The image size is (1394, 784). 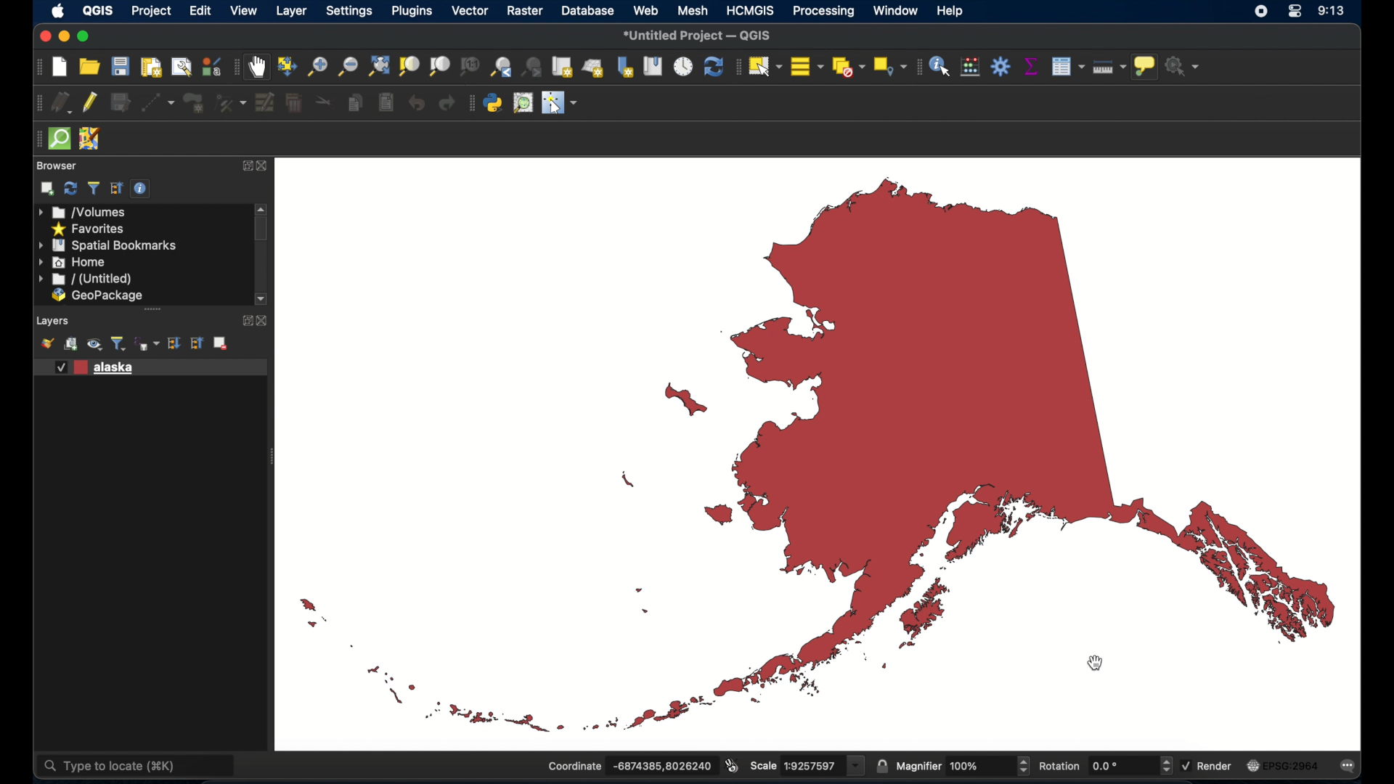 What do you see at coordinates (58, 12) in the screenshot?
I see `appleicon` at bounding box center [58, 12].